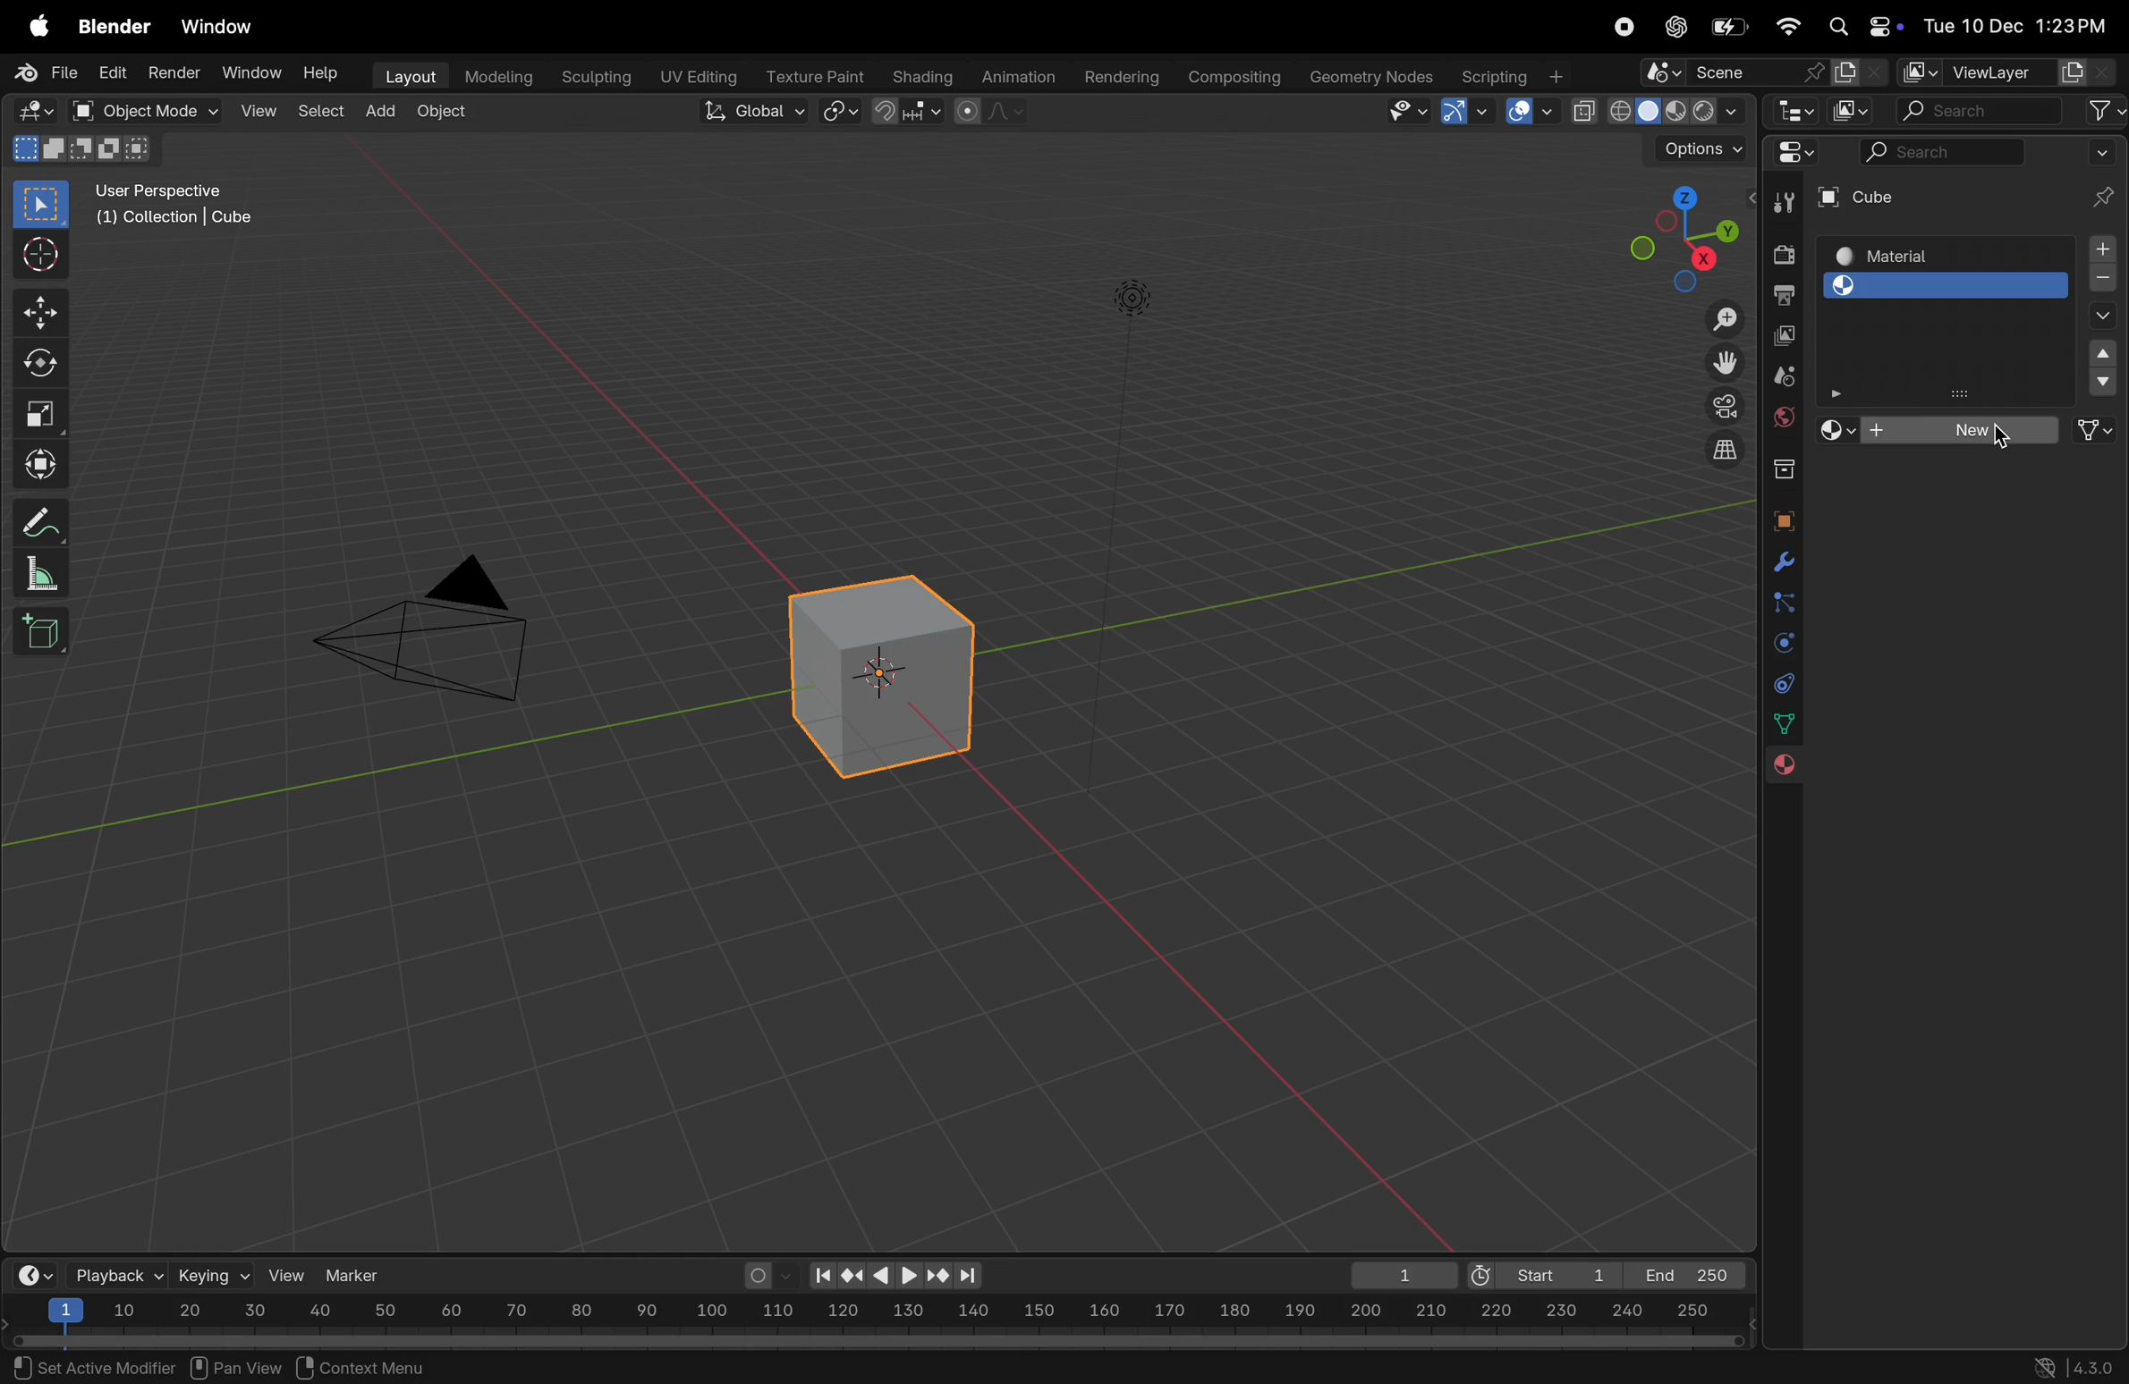 This screenshot has width=2129, height=1384. What do you see at coordinates (896, 1278) in the screenshot?
I see `play back controls` at bounding box center [896, 1278].